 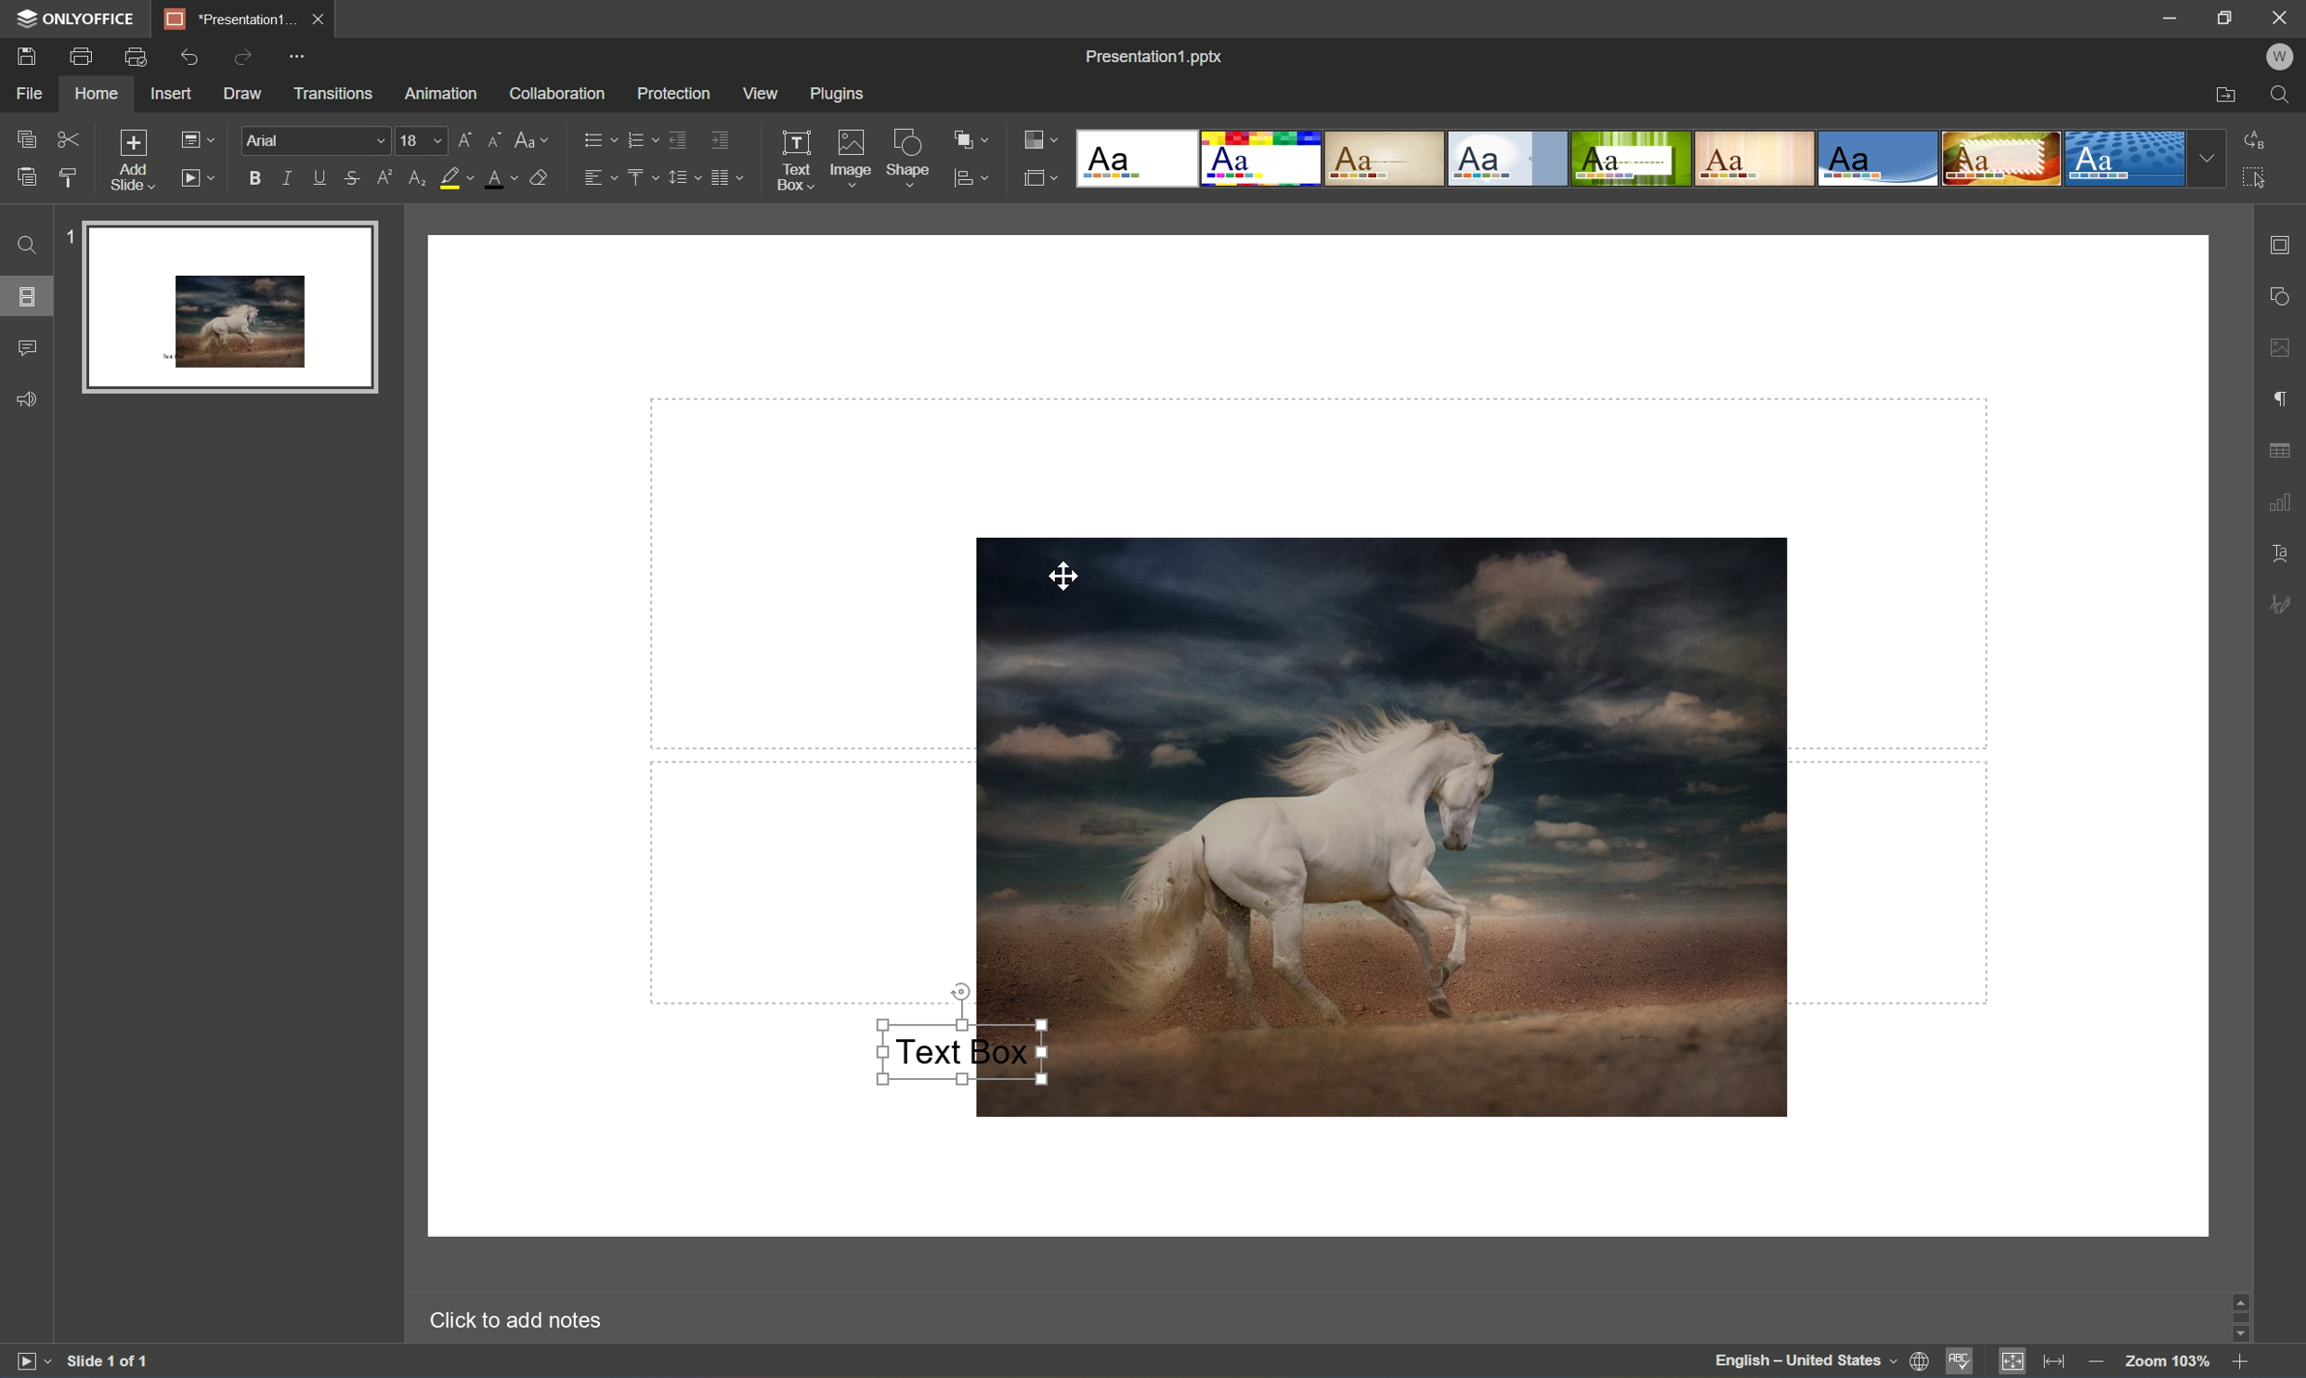 I want to click on Open file location, so click(x=2225, y=92).